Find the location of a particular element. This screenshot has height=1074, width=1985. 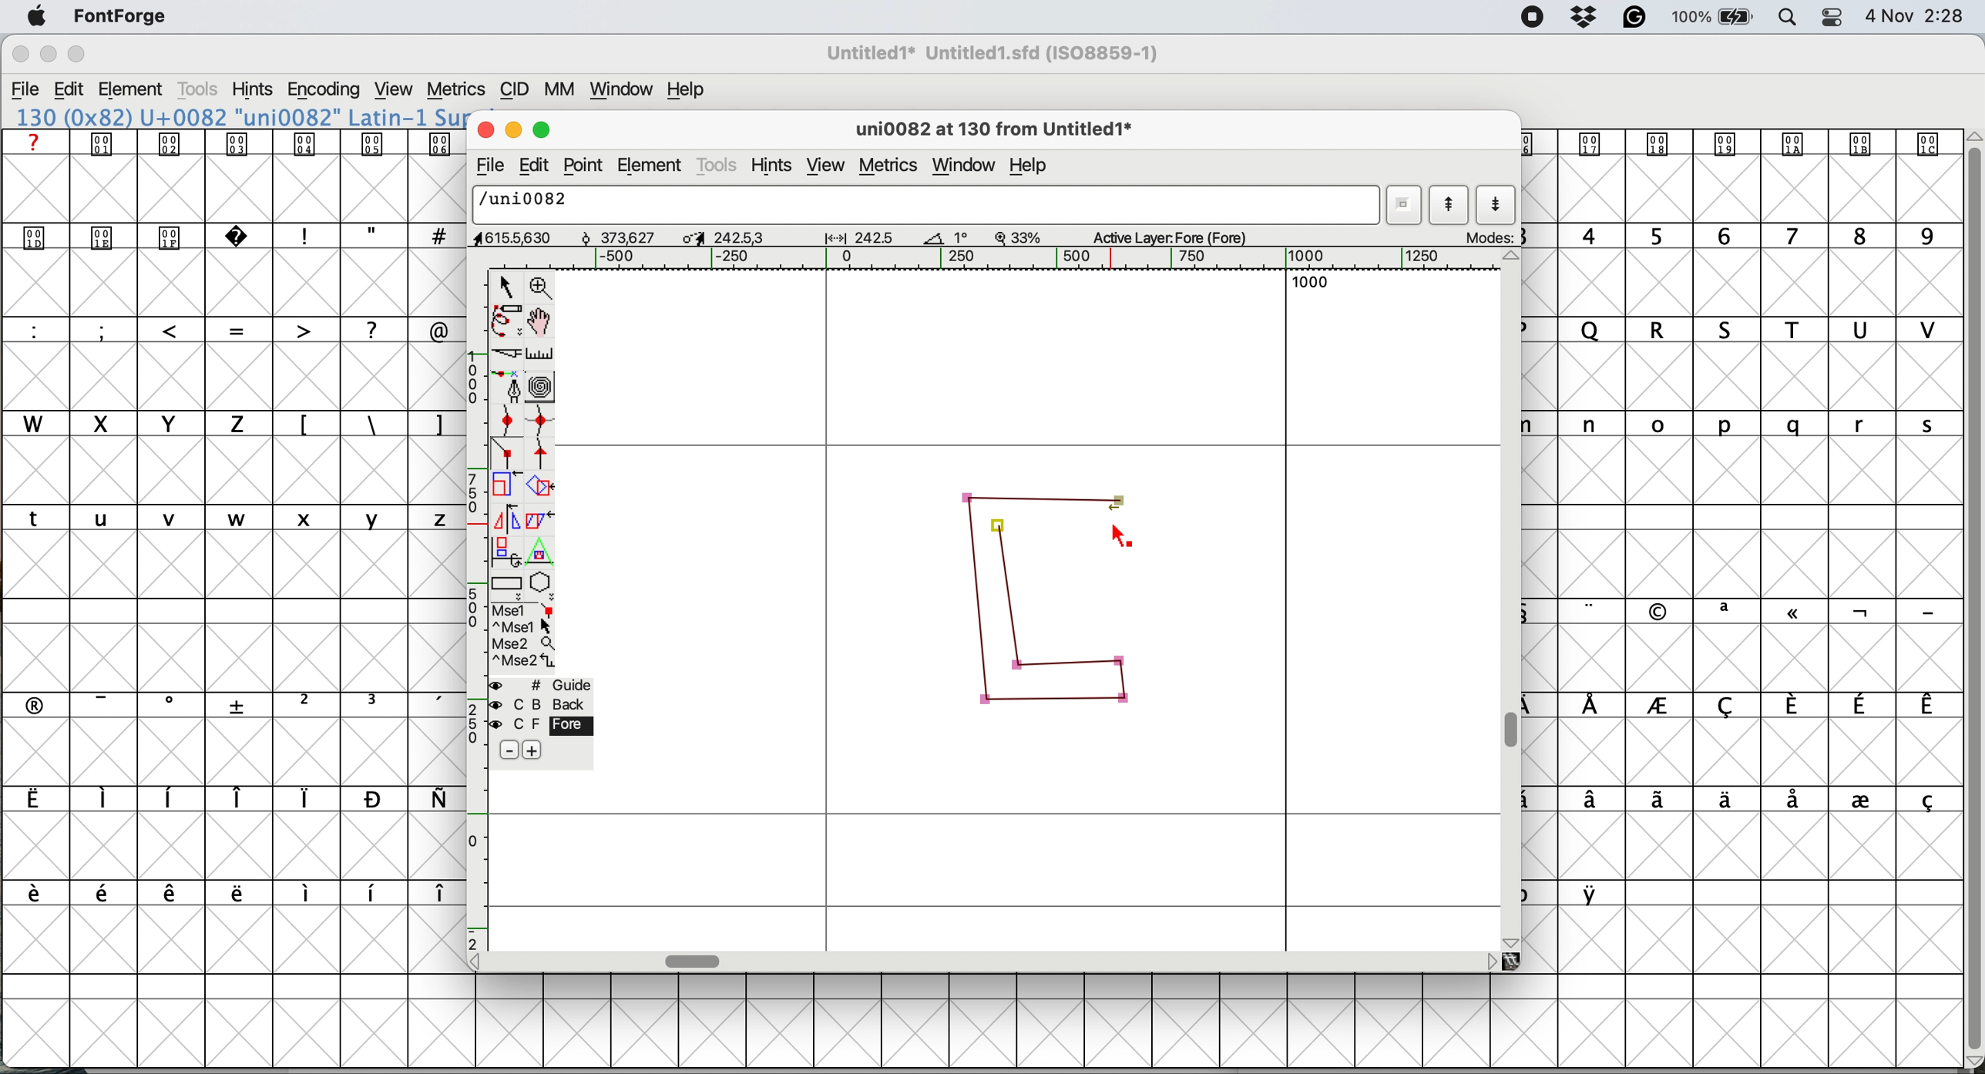

corner points connected is located at coordinates (1127, 686).